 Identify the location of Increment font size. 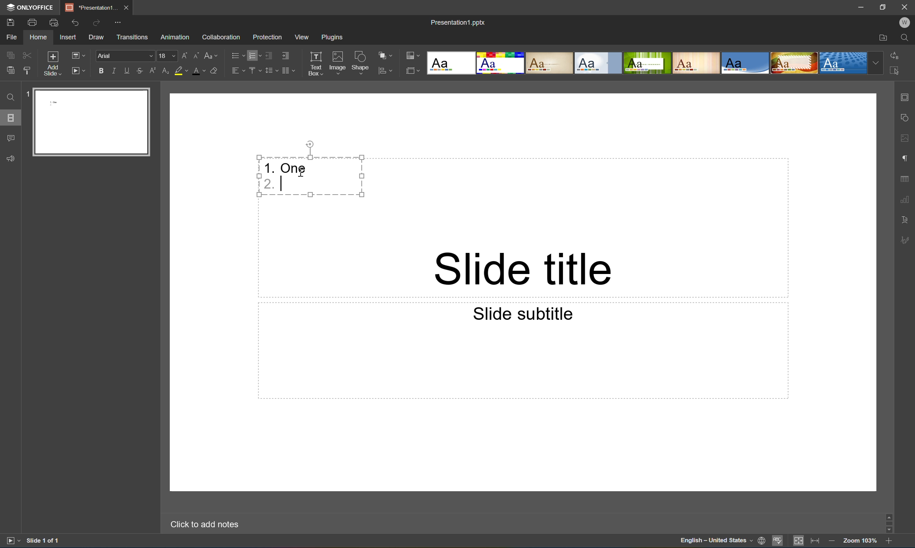
(188, 54).